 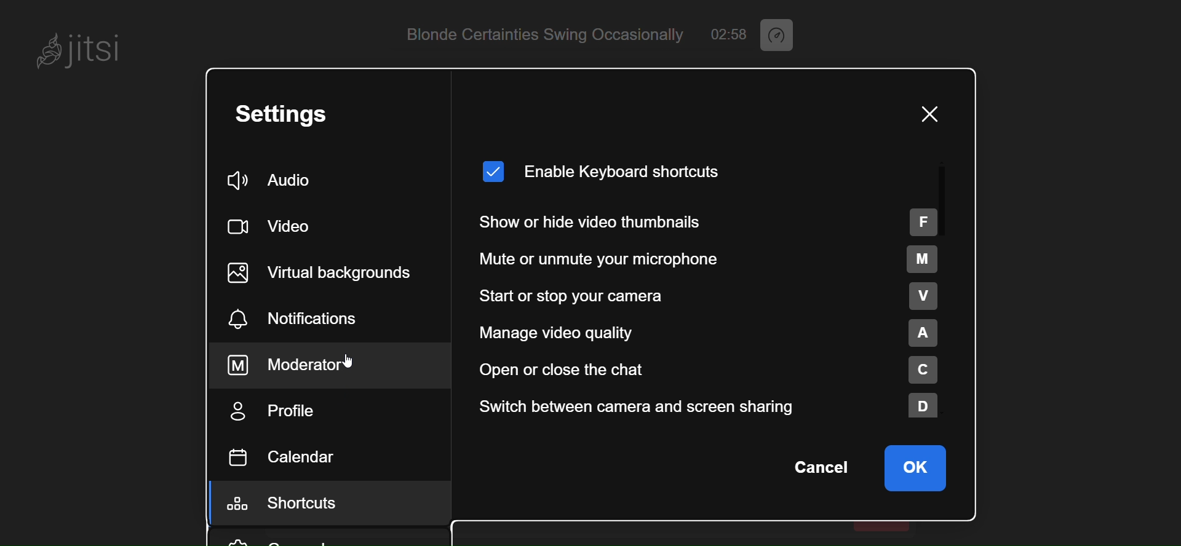 I want to click on notification, so click(x=294, y=321).